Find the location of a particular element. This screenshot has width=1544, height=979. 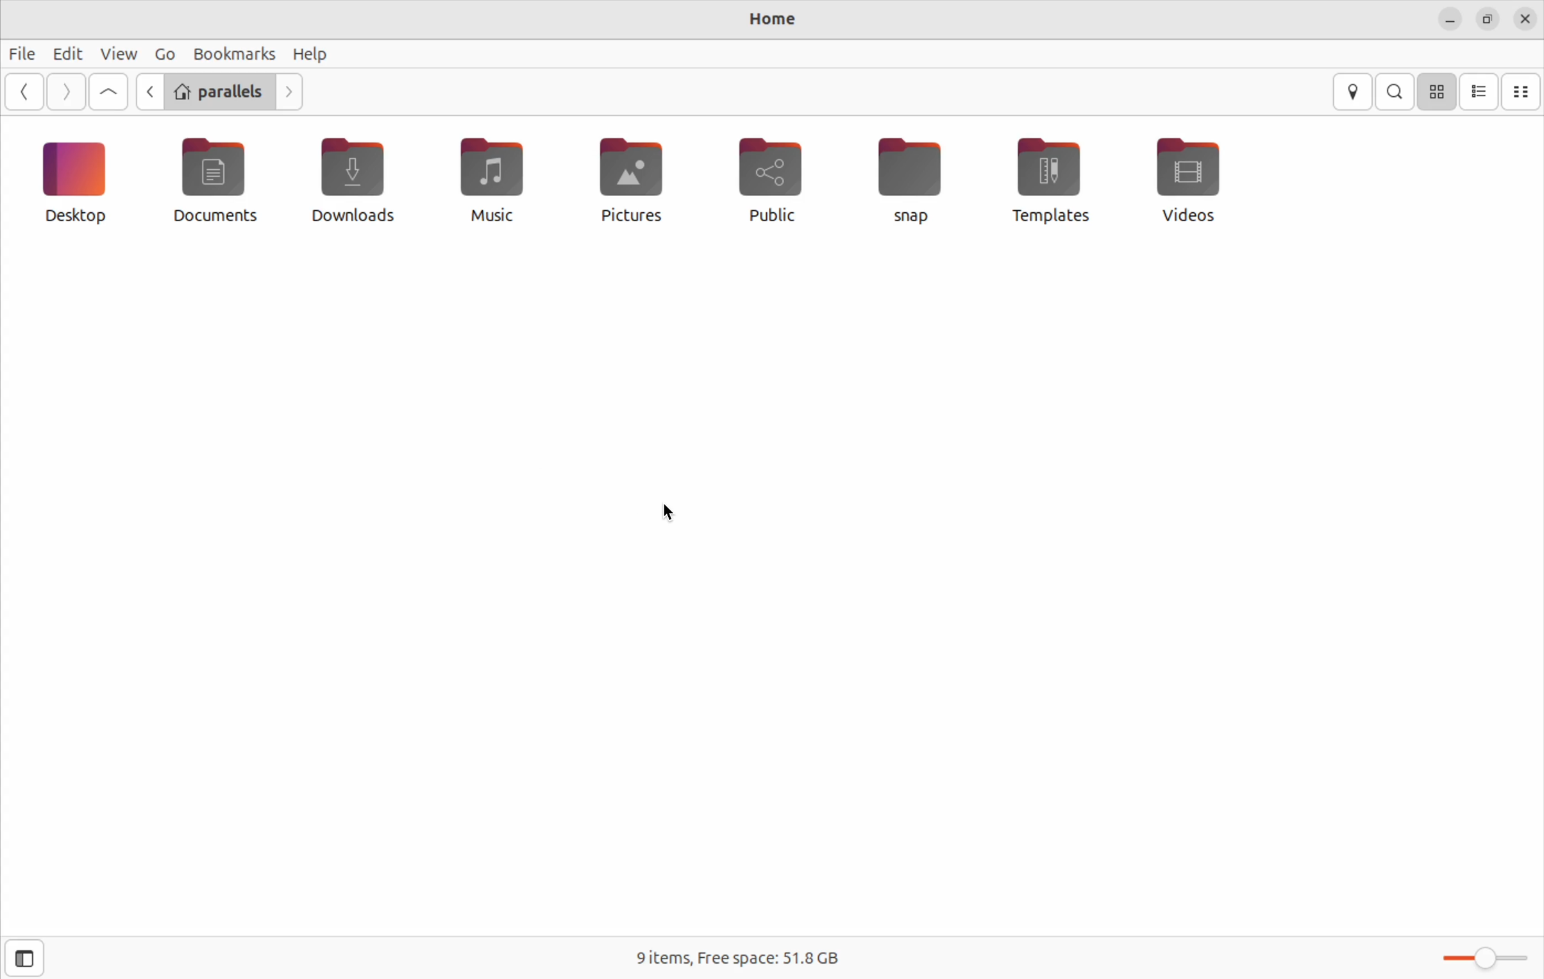

music is located at coordinates (481, 183).